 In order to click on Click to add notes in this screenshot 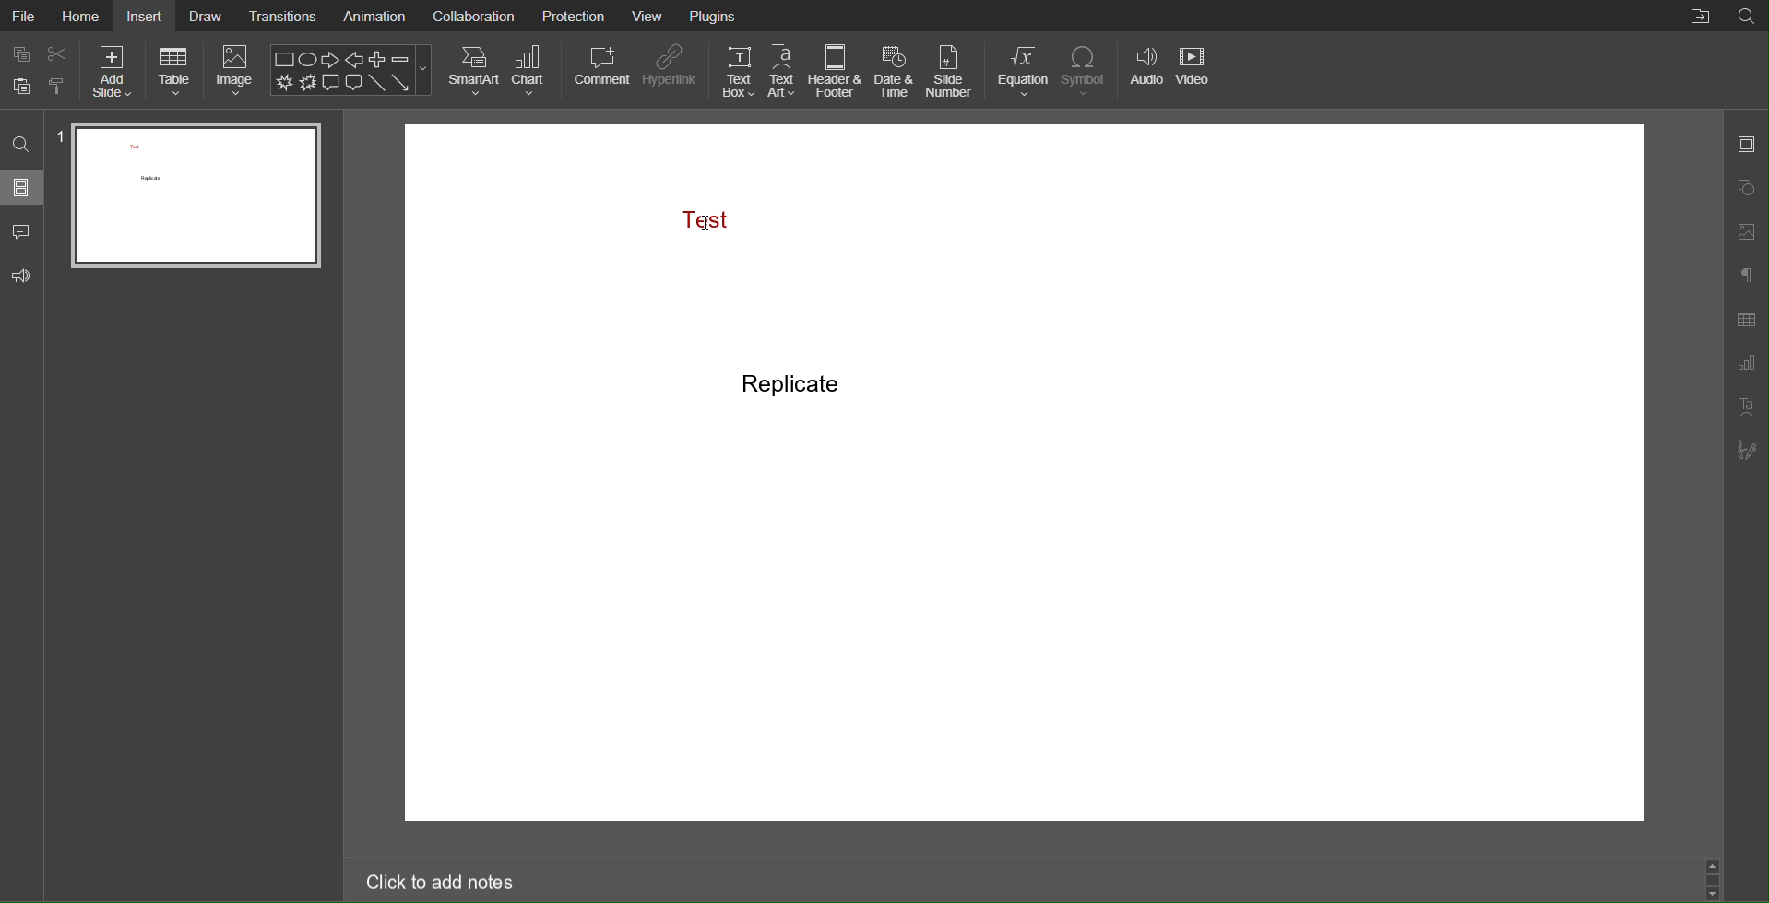, I will do `click(441, 884)`.